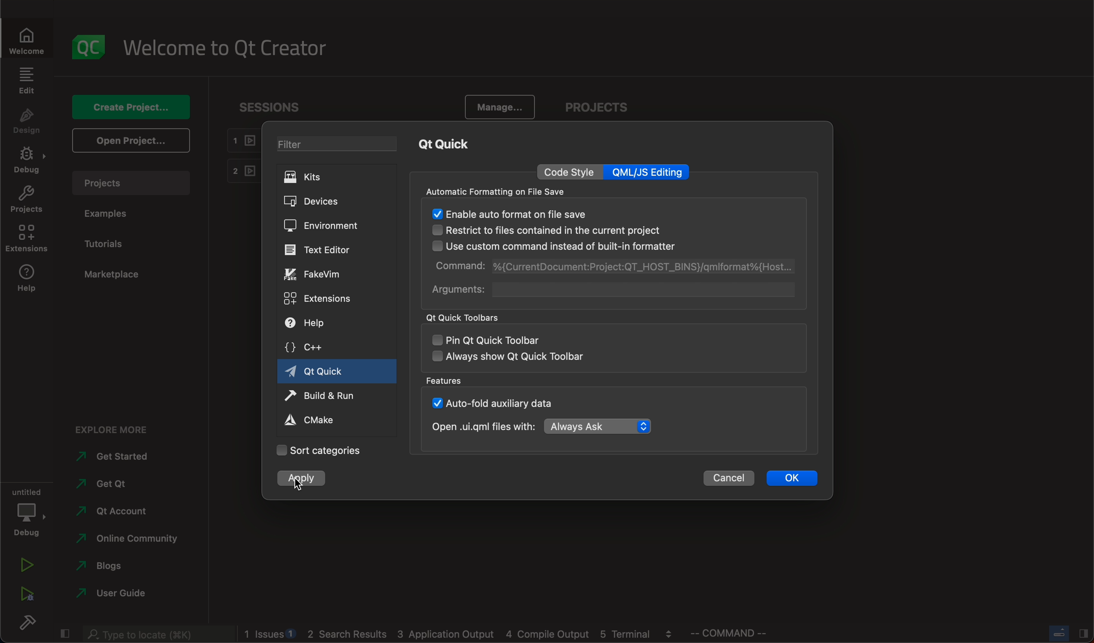  What do you see at coordinates (731, 478) in the screenshot?
I see `cancel` at bounding box center [731, 478].